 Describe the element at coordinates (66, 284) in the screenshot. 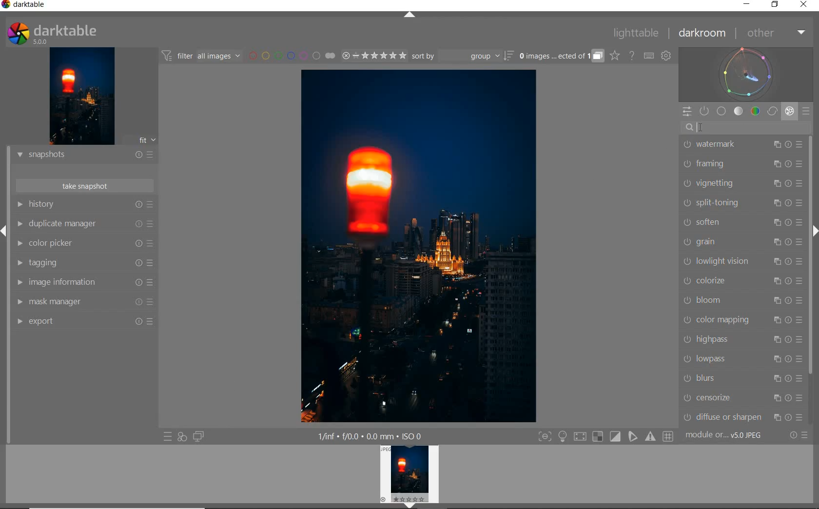

I see `IMAGE INFORMATION` at that location.